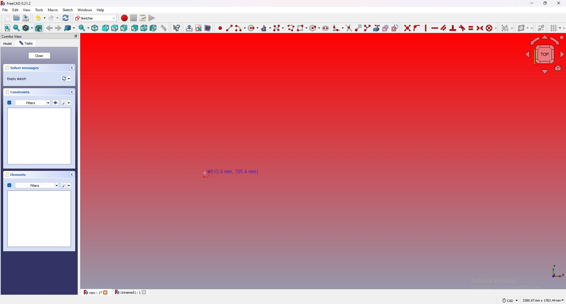  Describe the element at coordinates (26, 43) in the screenshot. I see `tasks` at that location.